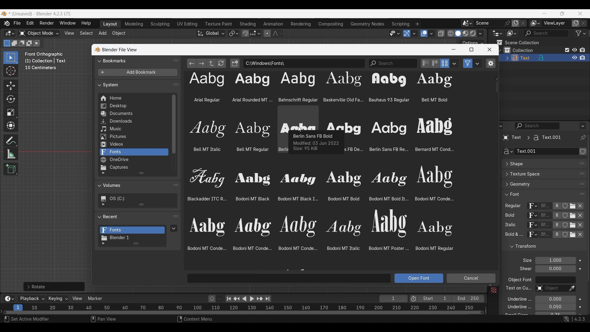  I want to click on Maximize, so click(471, 49).